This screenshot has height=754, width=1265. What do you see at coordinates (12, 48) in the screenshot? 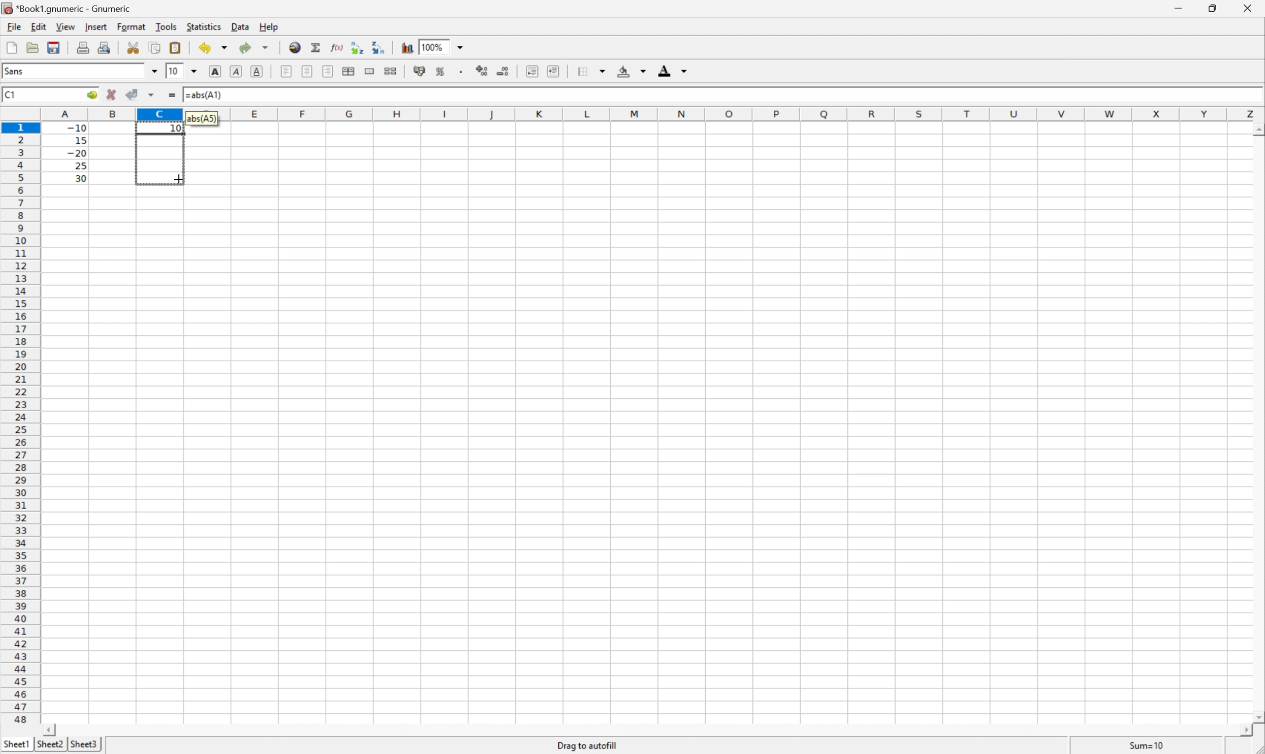
I see `File` at bounding box center [12, 48].